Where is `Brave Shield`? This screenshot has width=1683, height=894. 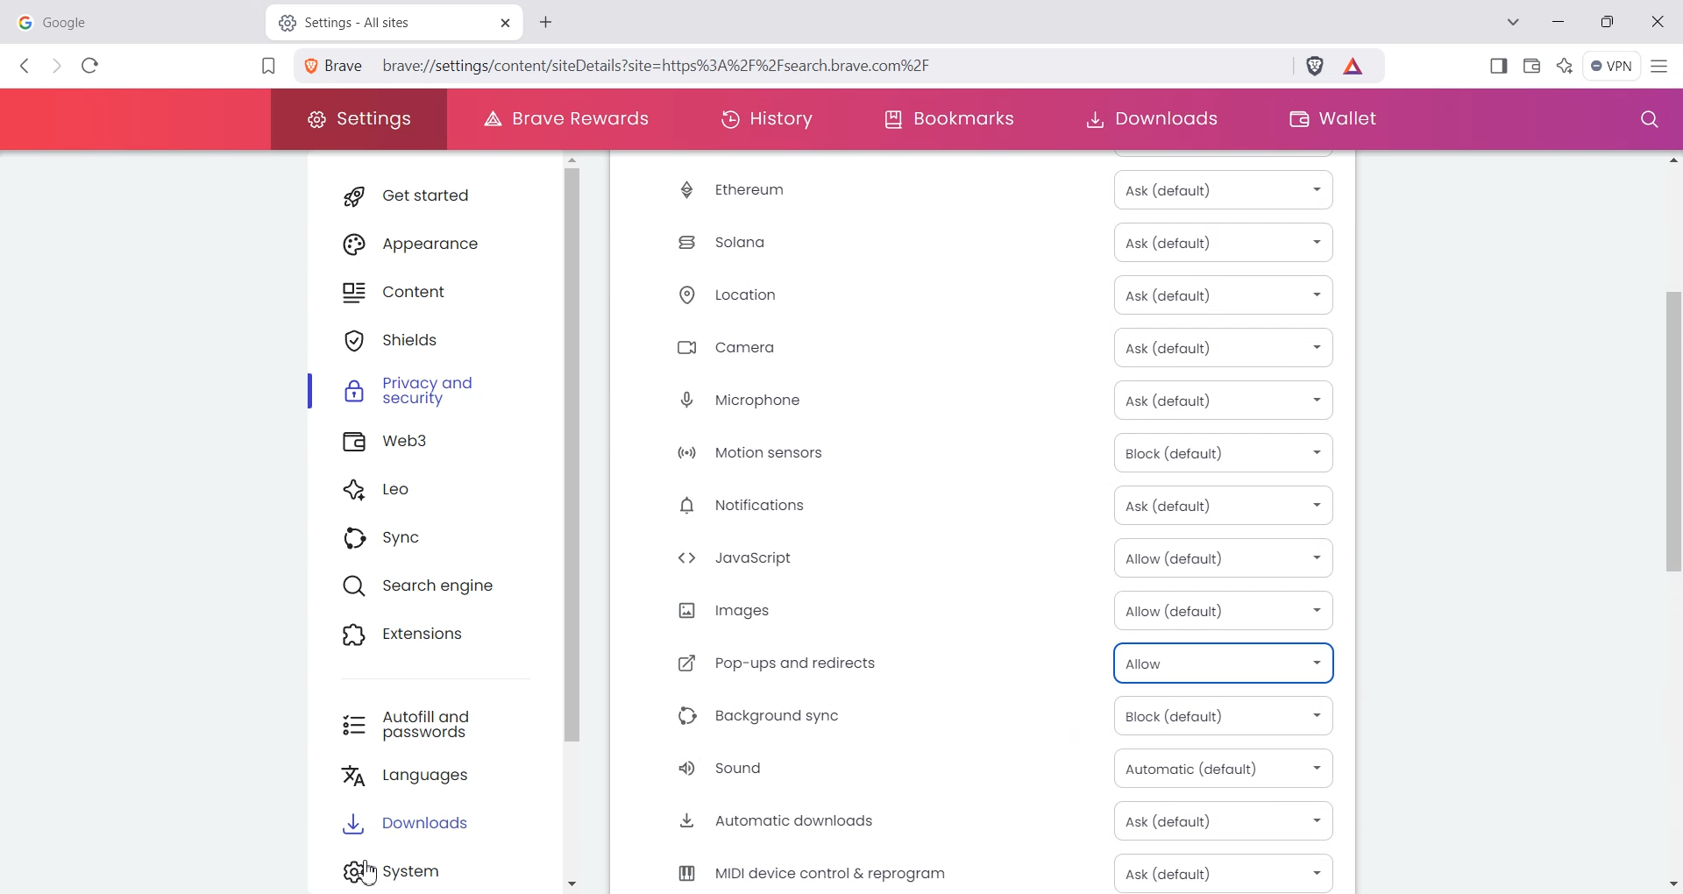
Brave Shield is located at coordinates (1315, 68).